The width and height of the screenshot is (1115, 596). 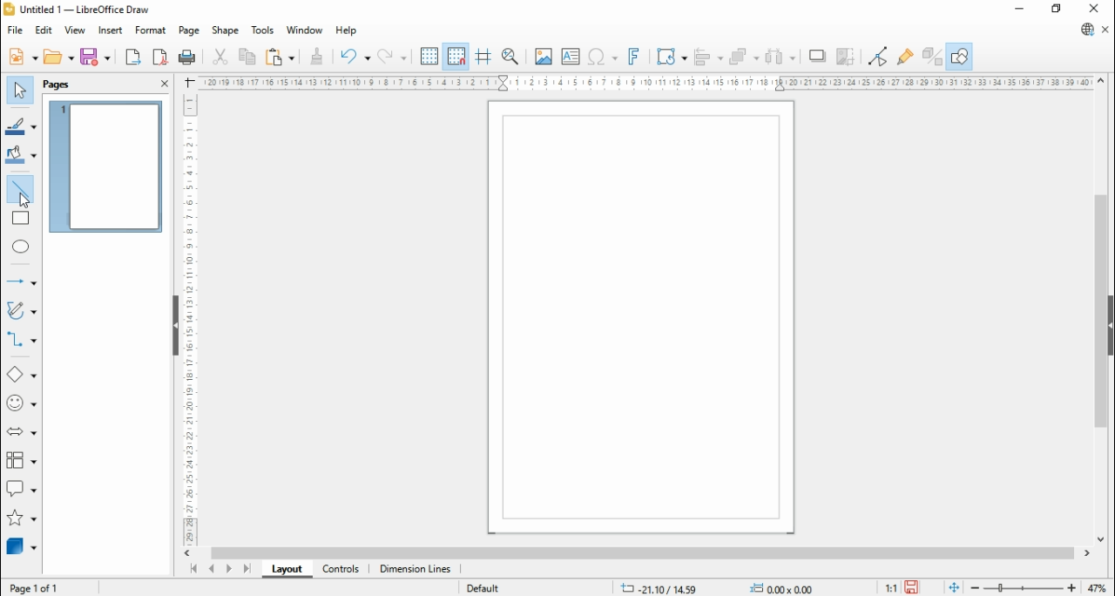 What do you see at coordinates (457, 55) in the screenshot?
I see `snap to grids` at bounding box center [457, 55].